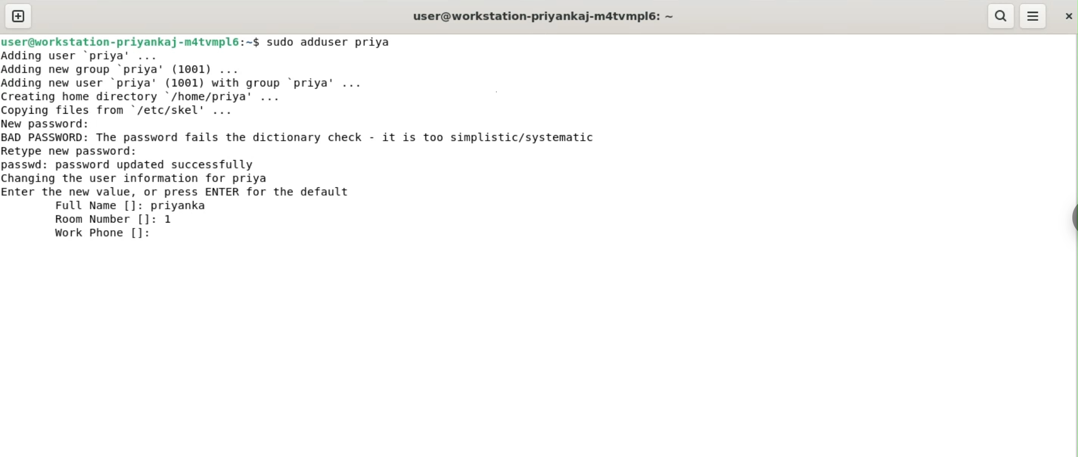  What do you see at coordinates (544, 18) in the screenshot?
I see `user@workstation-priyankaj-m4tvmpl6: ~` at bounding box center [544, 18].